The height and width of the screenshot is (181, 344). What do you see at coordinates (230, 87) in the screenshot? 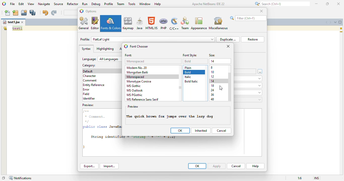
I see `vertical scroll bar` at bounding box center [230, 87].